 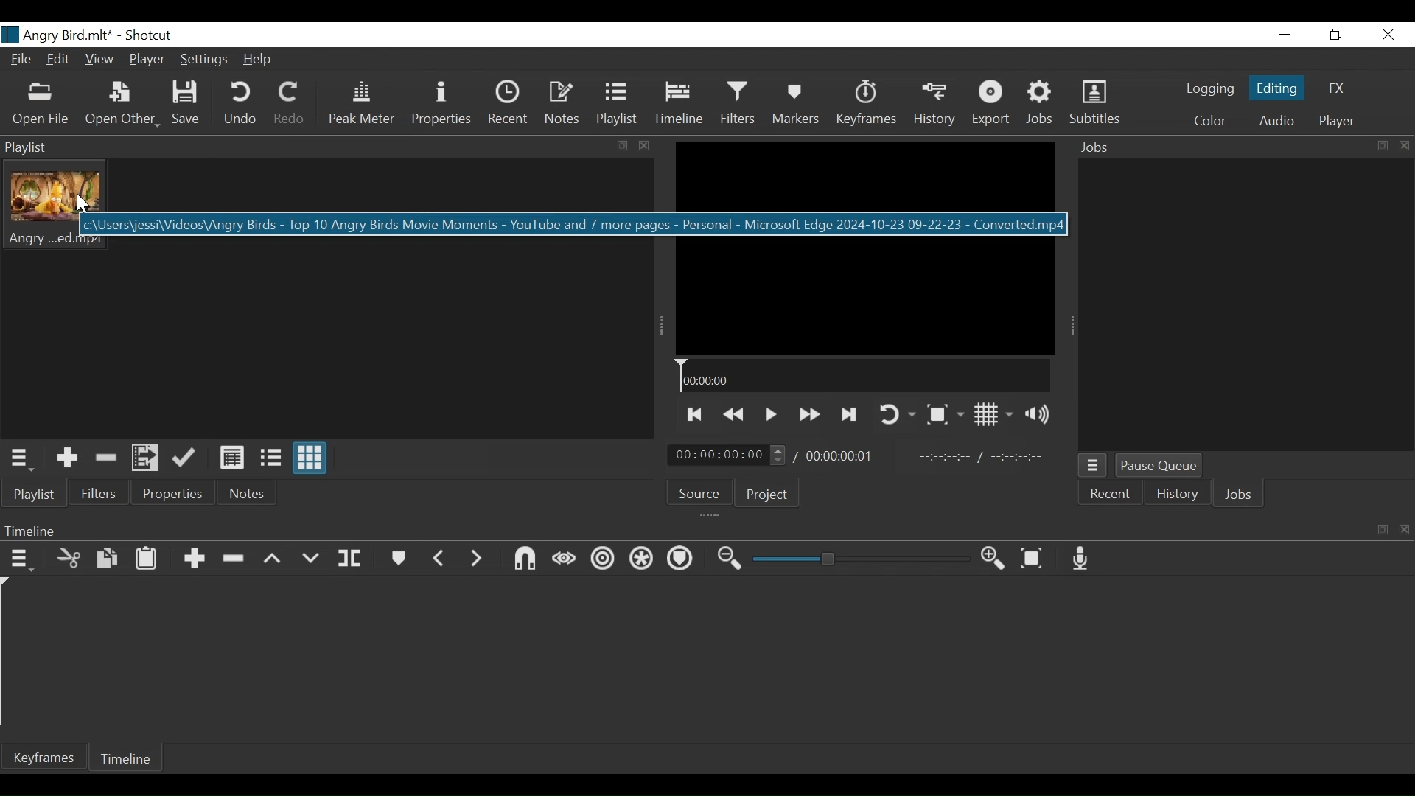 What do you see at coordinates (727, 454) in the screenshot?
I see `Current uration` at bounding box center [727, 454].